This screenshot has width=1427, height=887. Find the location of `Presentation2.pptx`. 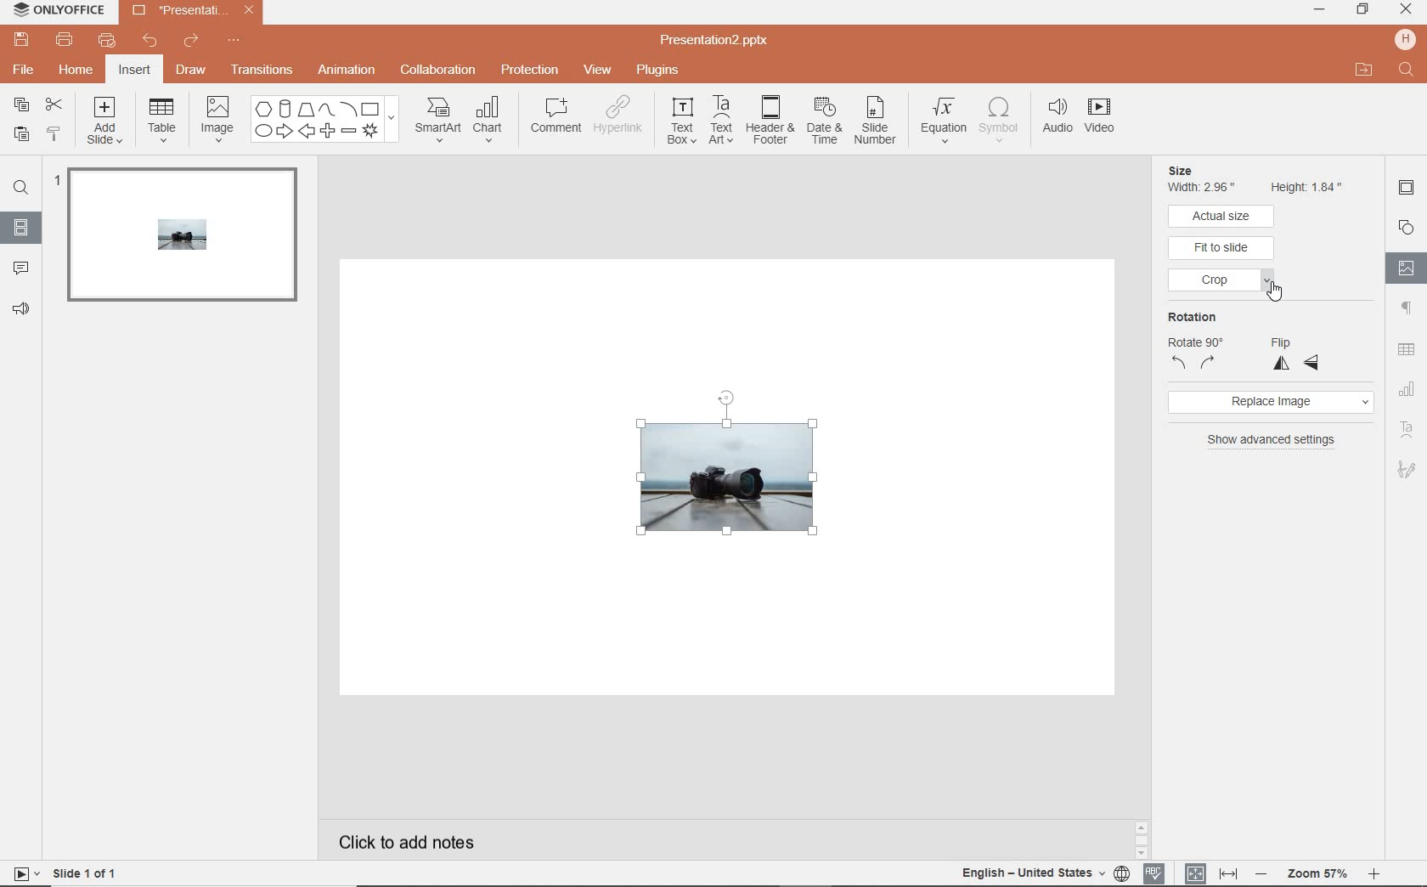

Presentation2.pptx is located at coordinates (189, 13).